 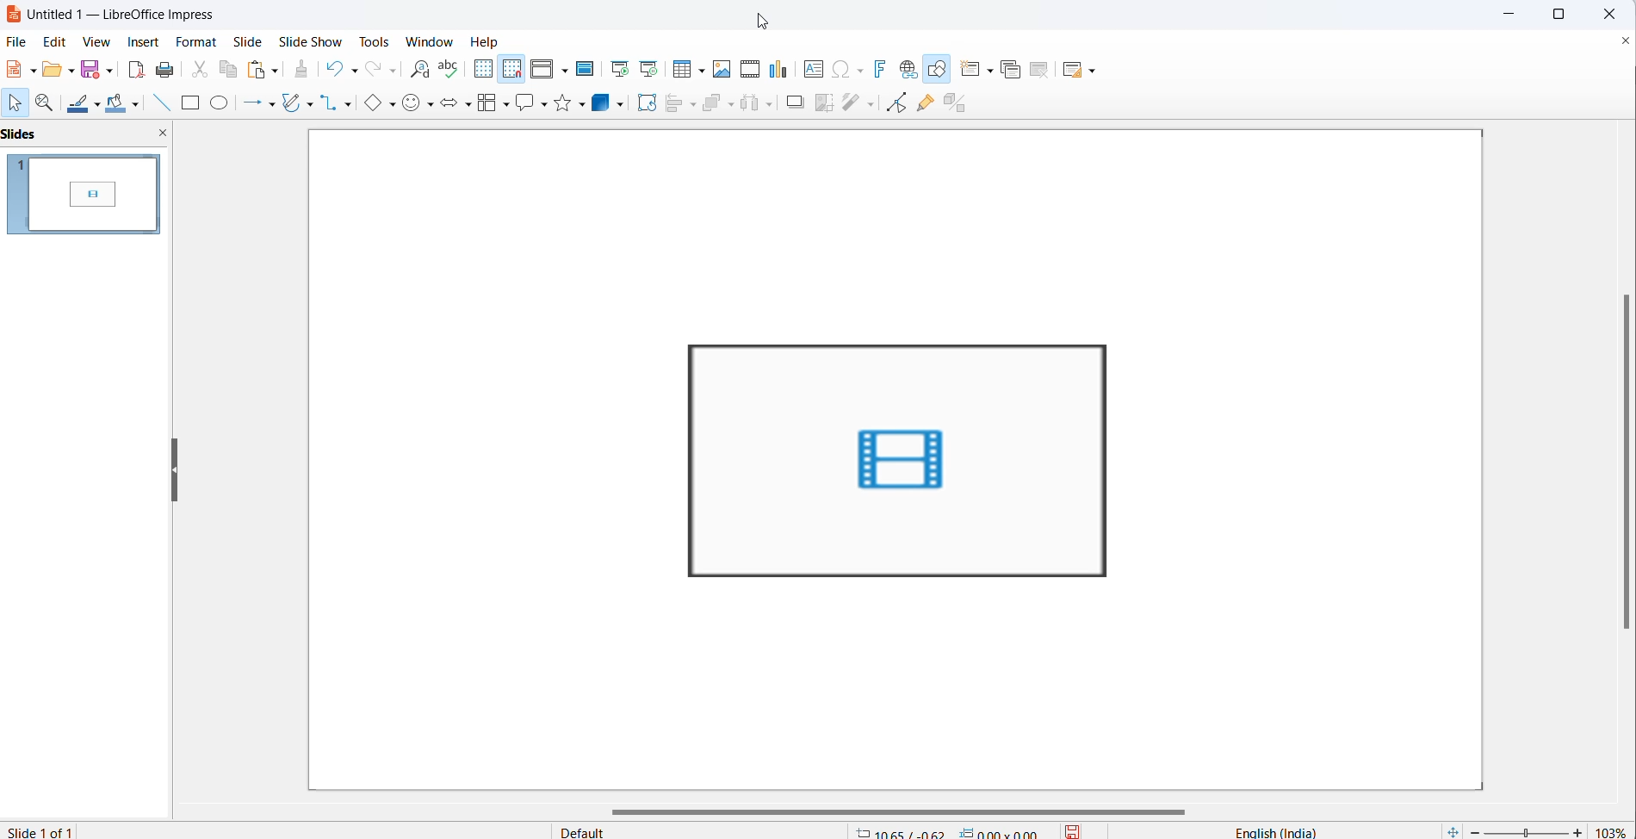 I want to click on display views, so click(x=542, y=70).